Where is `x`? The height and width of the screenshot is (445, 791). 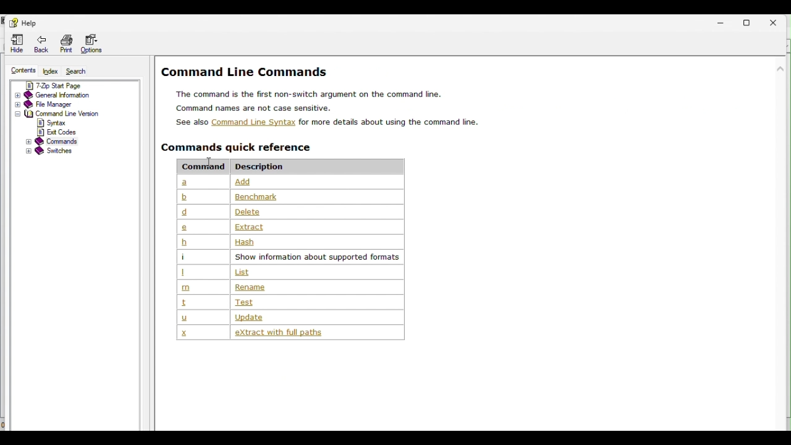 x is located at coordinates (184, 332).